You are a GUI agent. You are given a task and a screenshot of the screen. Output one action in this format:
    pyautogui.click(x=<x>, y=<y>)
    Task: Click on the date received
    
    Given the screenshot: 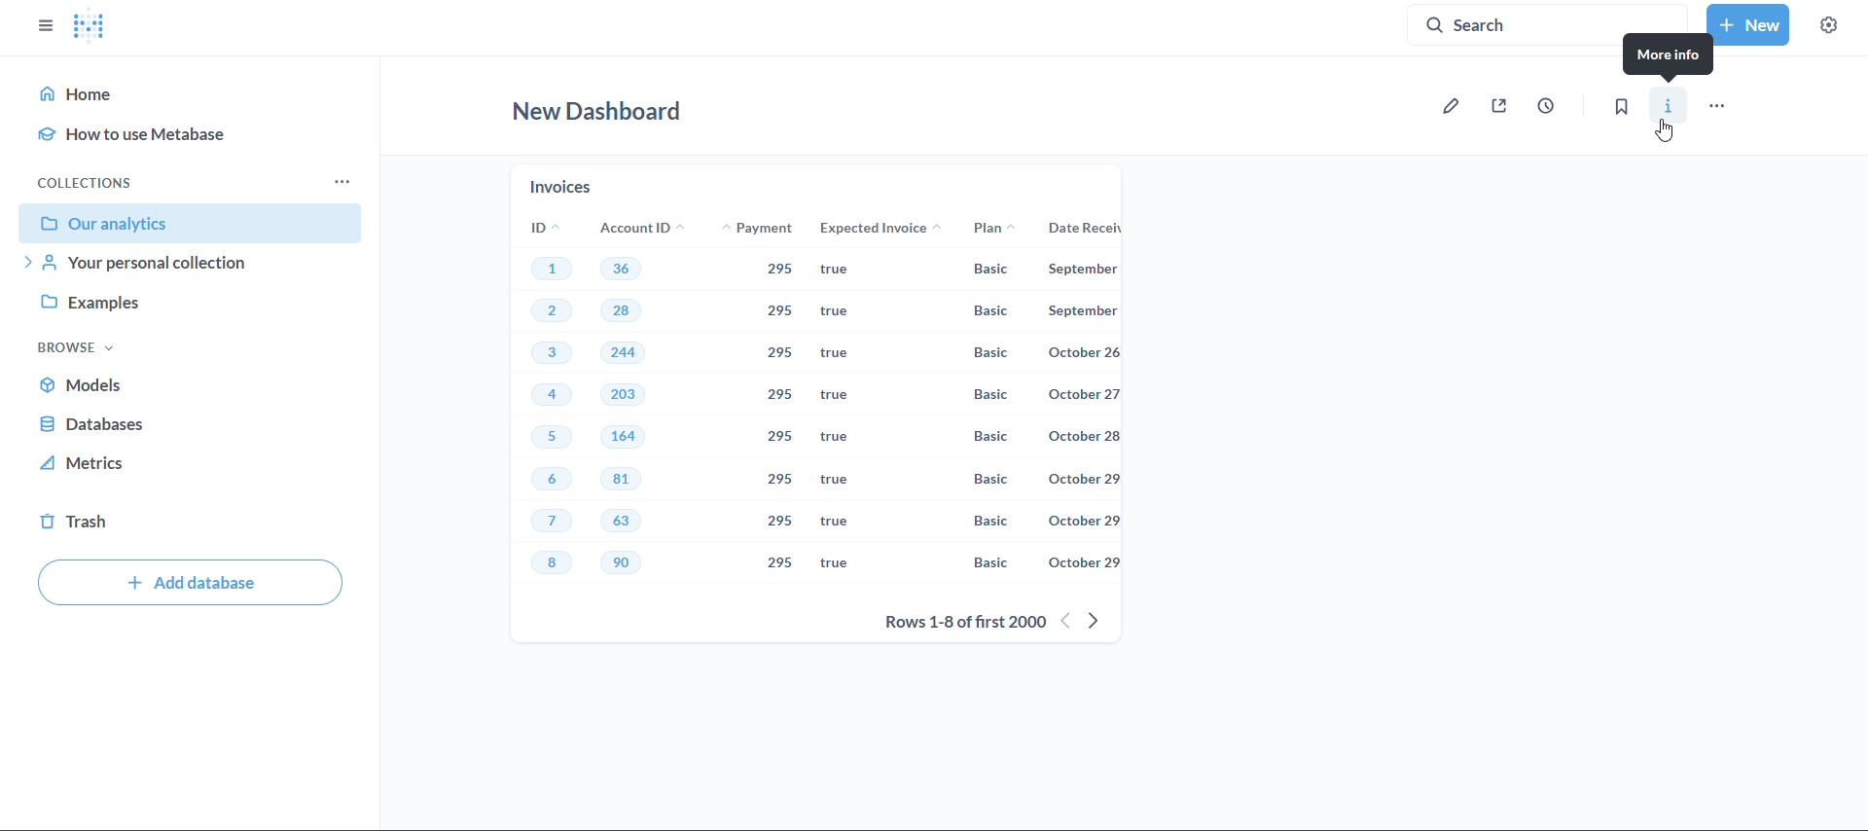 What is the action you would take?
    pyautogui.click(x=1090, y=232)
    